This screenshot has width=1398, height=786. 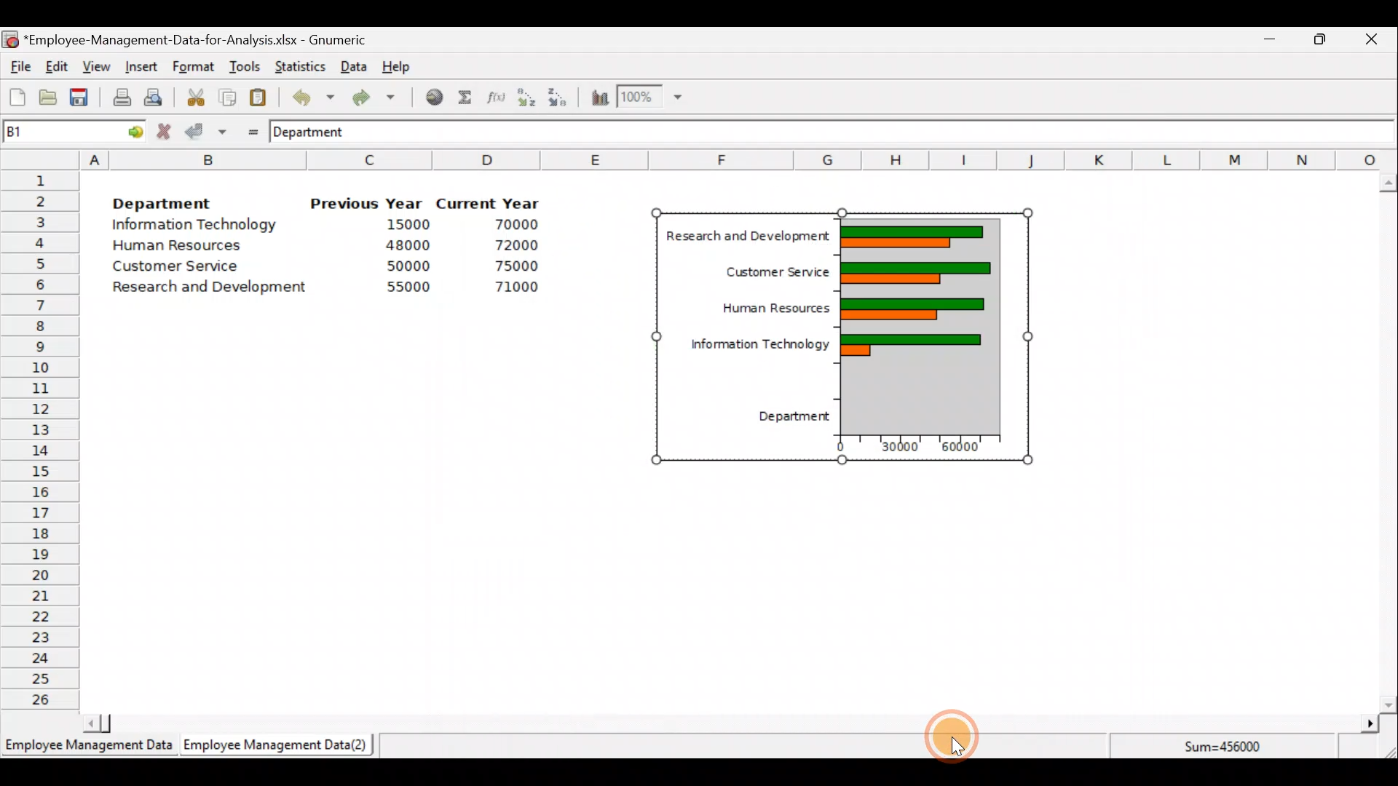 What do you see at coordinates (882, 132) in the screenshot?
I see `Formula bar` at bounding box center [882, 132].